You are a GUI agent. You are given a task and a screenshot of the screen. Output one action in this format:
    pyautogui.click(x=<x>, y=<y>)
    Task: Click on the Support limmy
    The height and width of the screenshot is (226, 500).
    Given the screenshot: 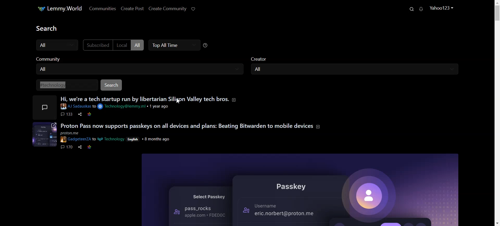 What is the action you would take?
    pyautogui.click(x=193, y=8)
    